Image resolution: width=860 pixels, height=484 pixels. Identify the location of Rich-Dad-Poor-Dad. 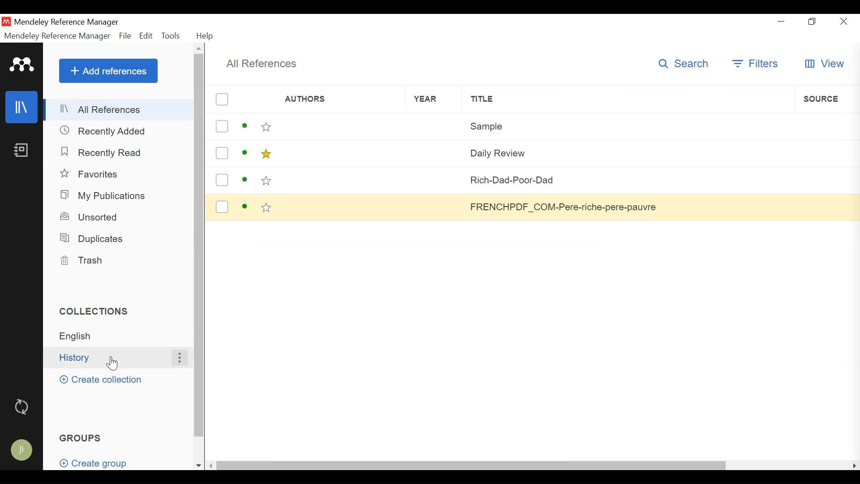
(628, 179).